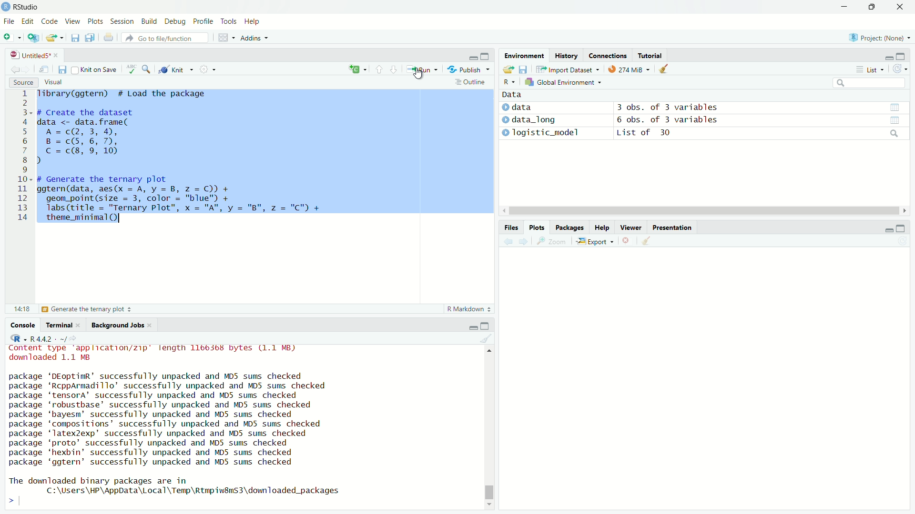 The height and width of the screenshot is (514, 915). I want to click on Profile, so click(202, 21).